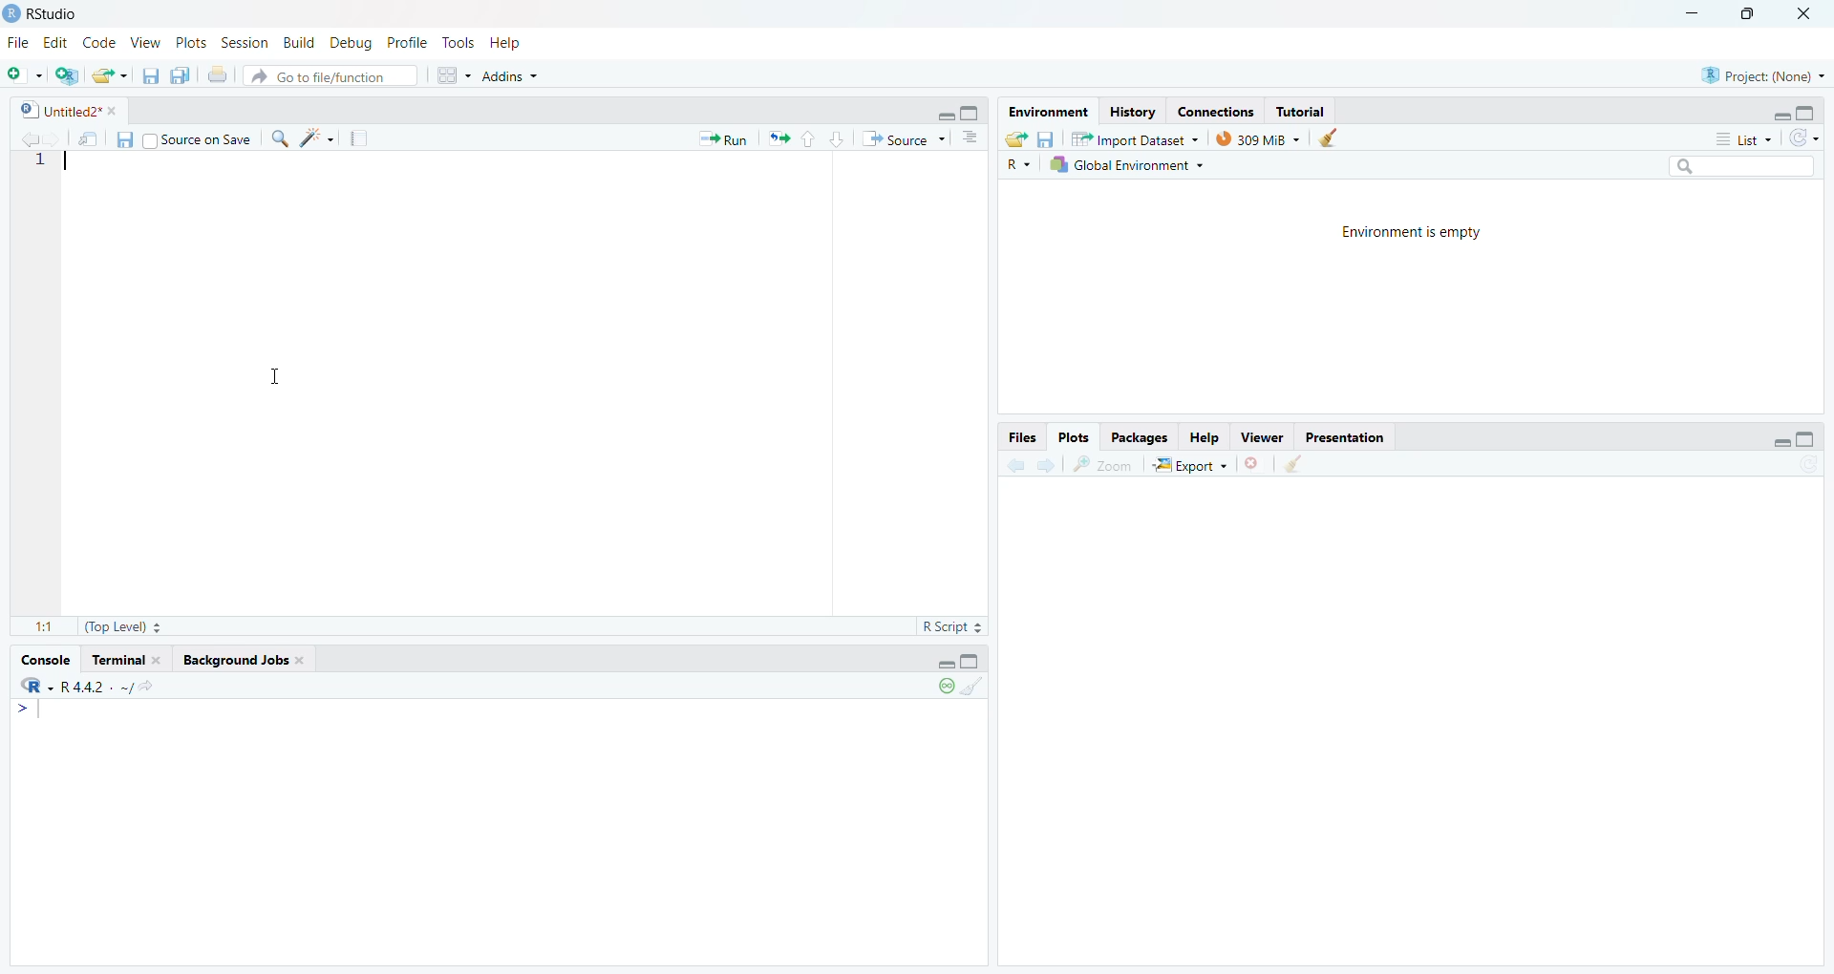 The image size is (1834, 974). What do you see at coordinates (905, 138) in the screenshot?
I see `* Source ~` at bounding box center [905, 138].